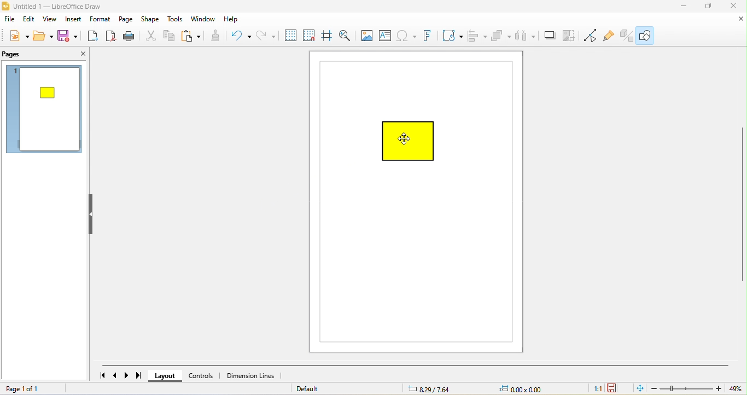  I want to click on export direct as pdf, so click(110, 37).